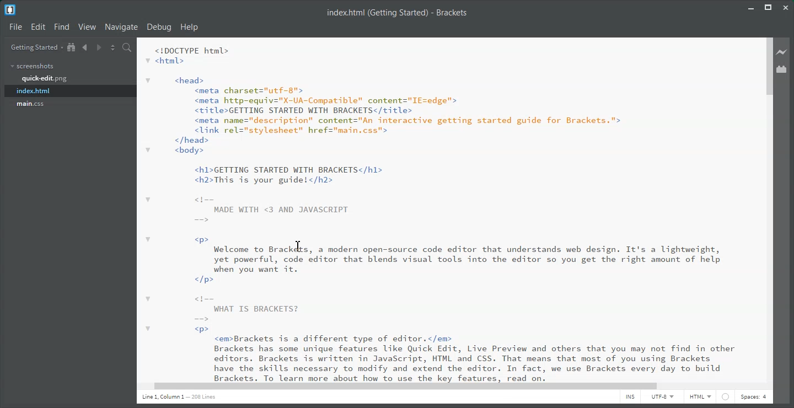 The width and height of the screenshot is (794, 408). What do you see at coordinates (121, 27) in the screenshot?
I see `Navigate` at bounding box center [121, 27].